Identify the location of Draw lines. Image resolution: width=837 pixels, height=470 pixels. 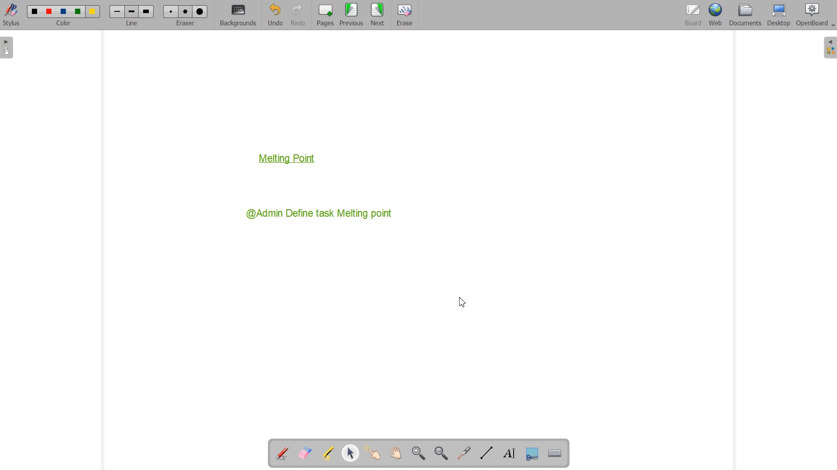
(486, 453).